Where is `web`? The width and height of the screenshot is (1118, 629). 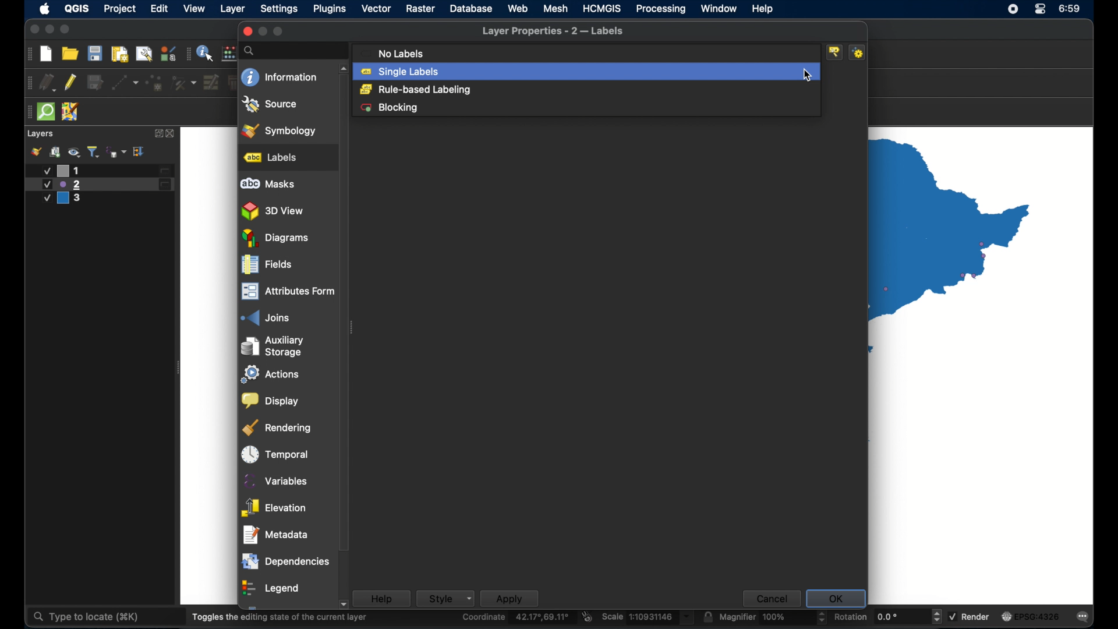
web is located at coordinates (518, 8).